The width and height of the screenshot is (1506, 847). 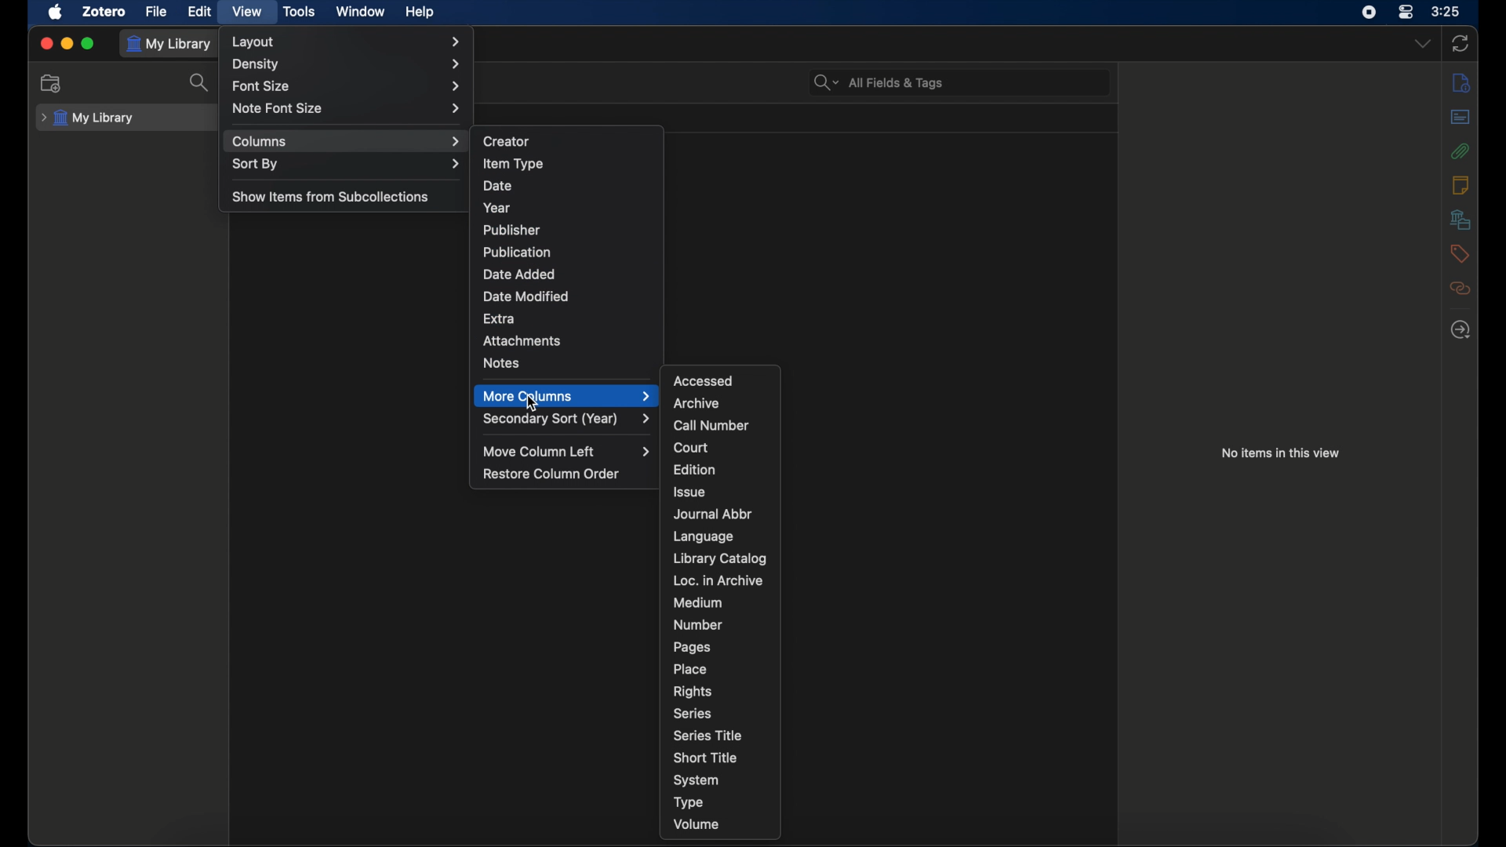 I want to click on date, so click(x=500, y=186).